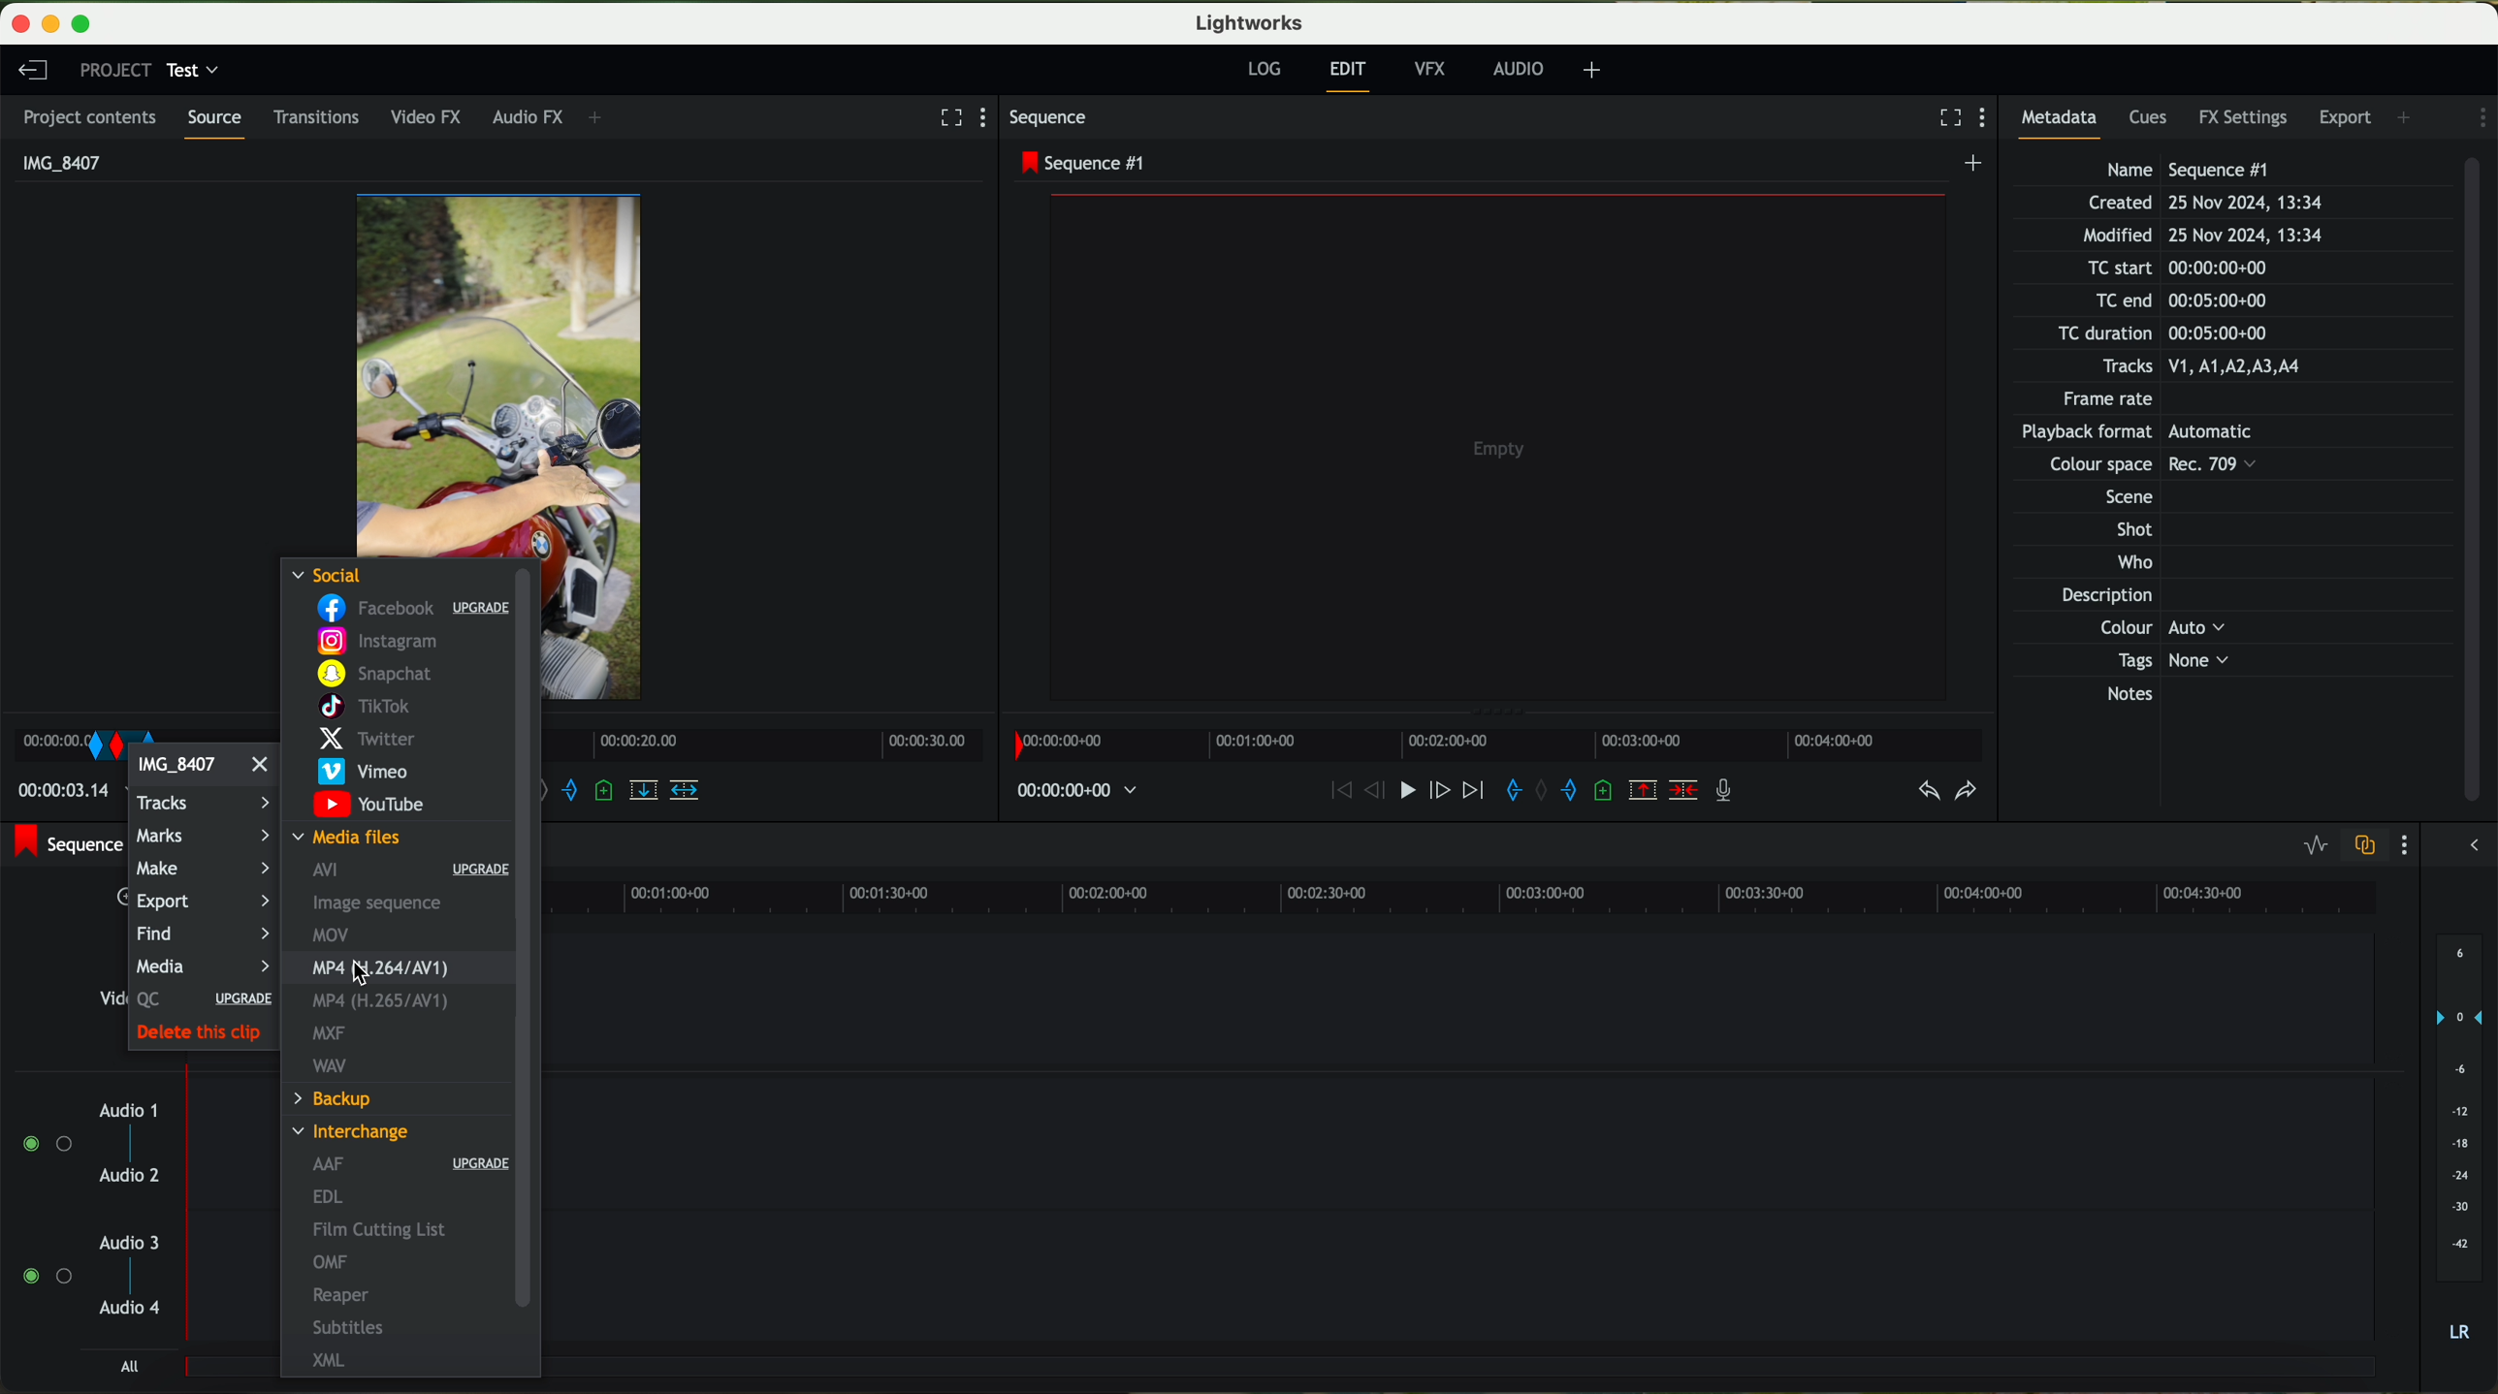 The width and height of the screenshot is (2498, 1394). Describe the element at coordinates (947, 116) in the screenshot. I see `fullscreen` at that location.